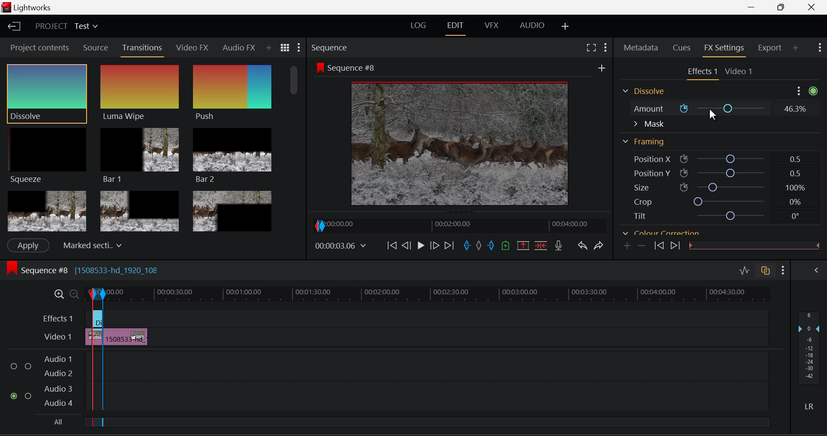 The width and height of the screenshot is (827, 436). I want to click on Export, so click(772, 48).